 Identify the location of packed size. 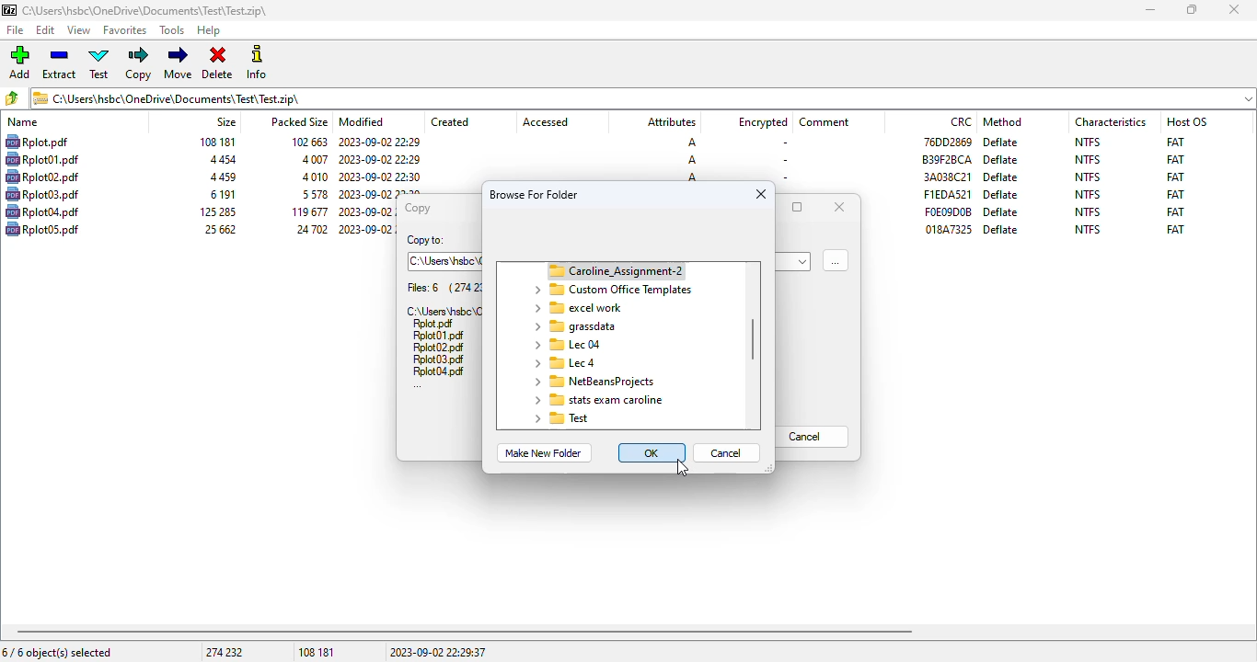
(298, 120).